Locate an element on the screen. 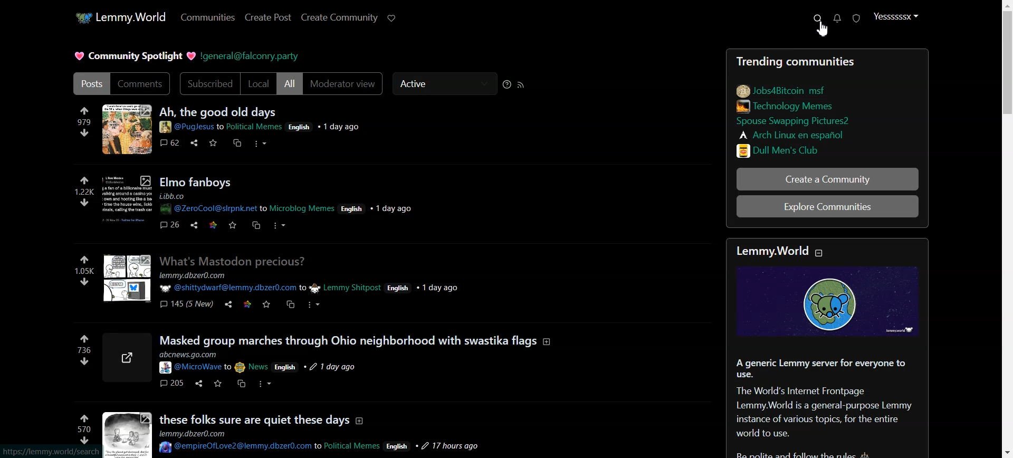 This screenshot has height=458, width=1013. Active is located at coordinates (444, 83).